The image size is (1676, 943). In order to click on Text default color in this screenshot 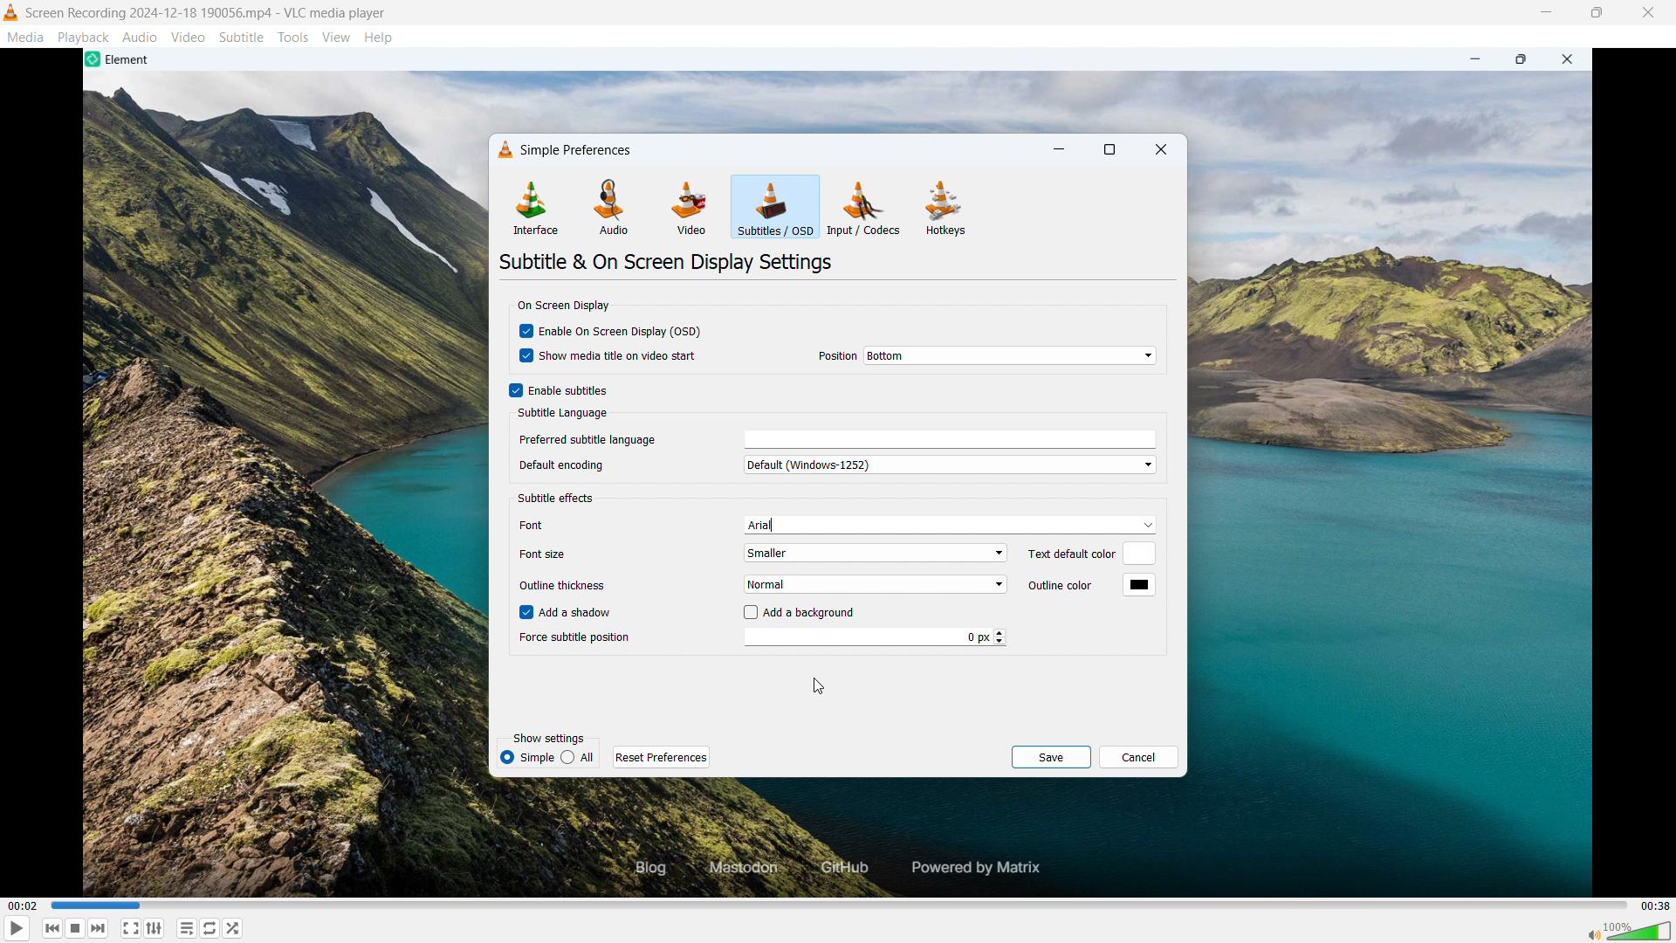, I will do `click(1065, 555)`.